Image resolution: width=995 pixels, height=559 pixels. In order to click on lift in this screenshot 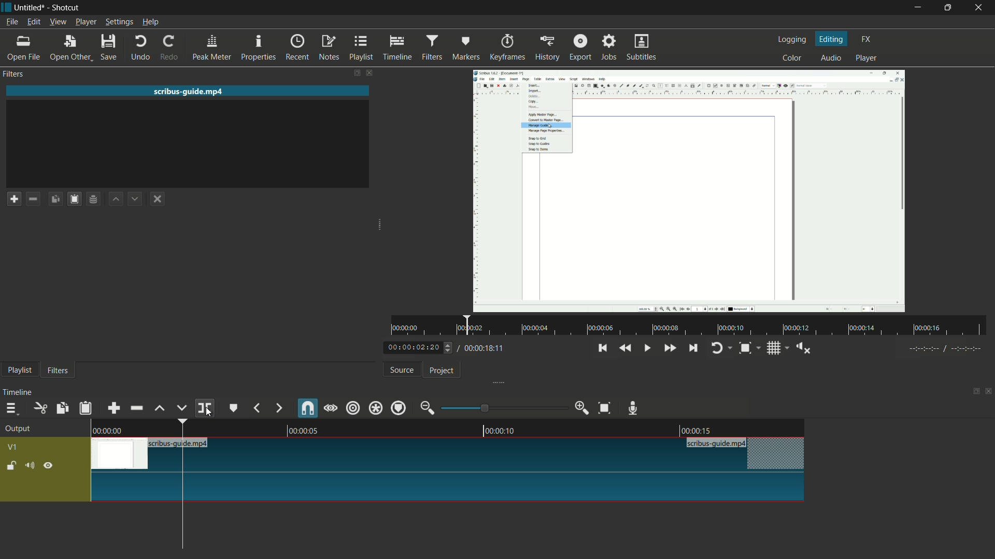, I will do `click(160, 408)`.